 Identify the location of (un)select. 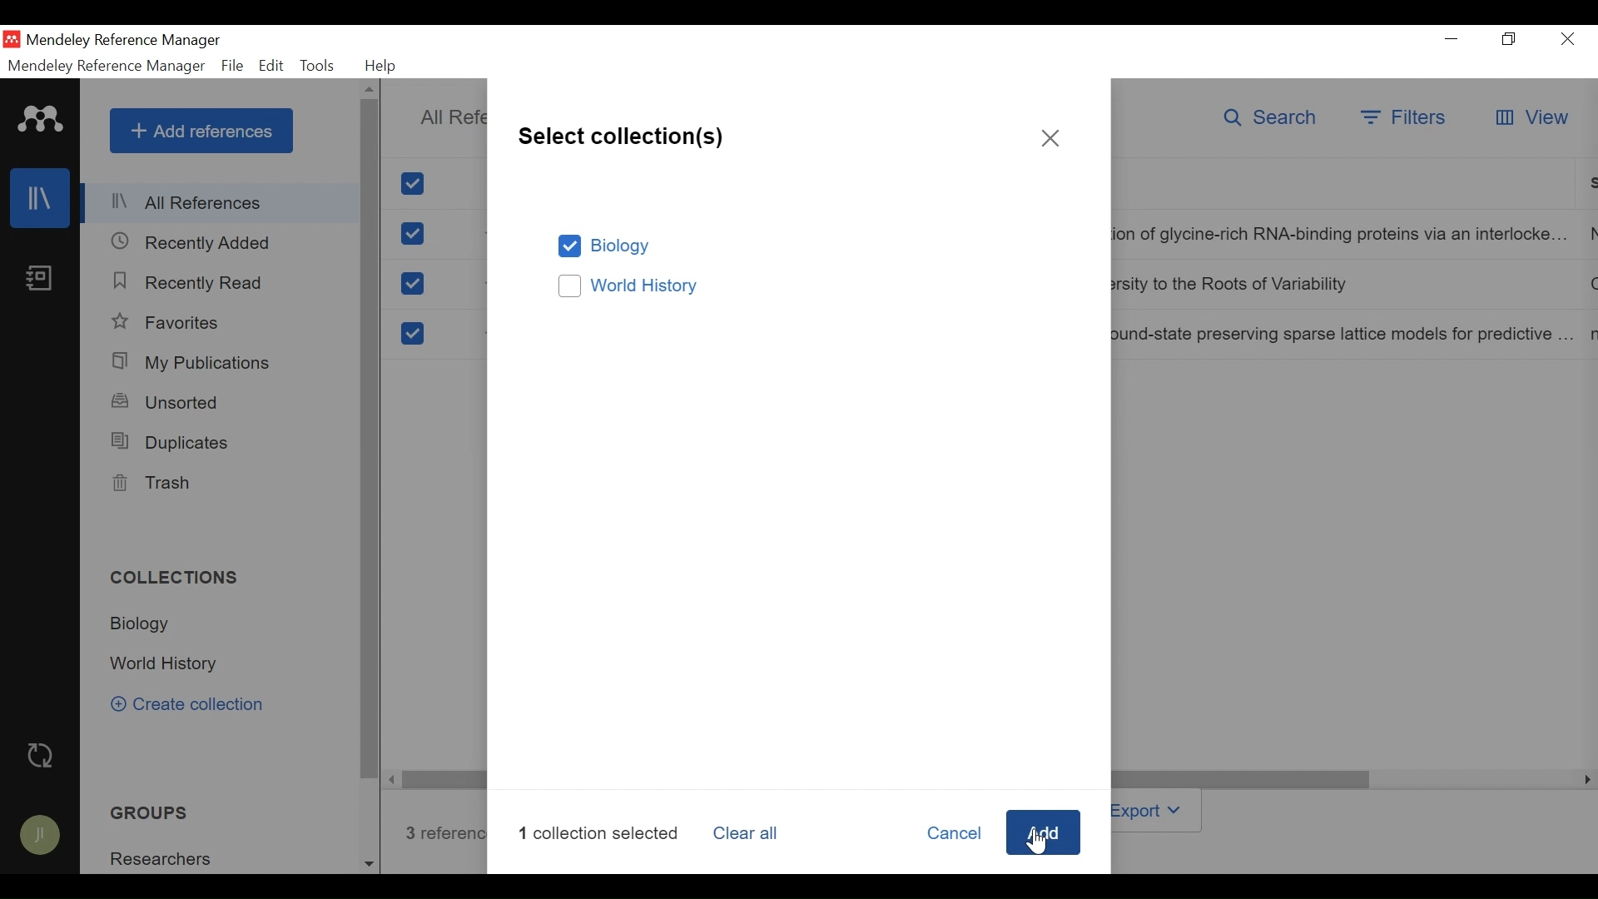
(412, 284).